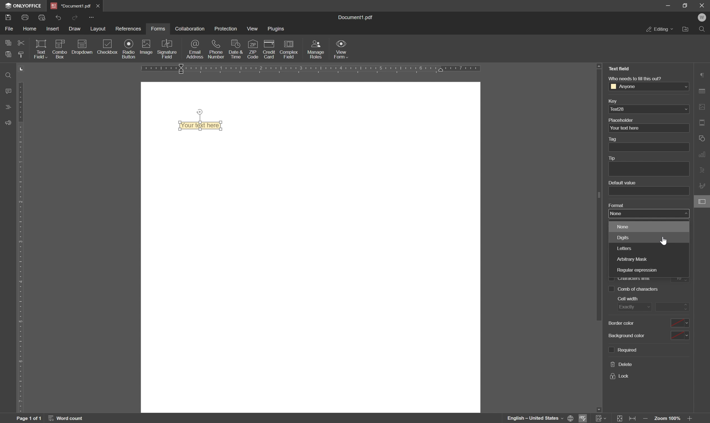 This screenshot has width=710, height=423. What do you see at coordinates (20, 245) in the screenshot?
I see `ruler` at bounding box center [20, 245].